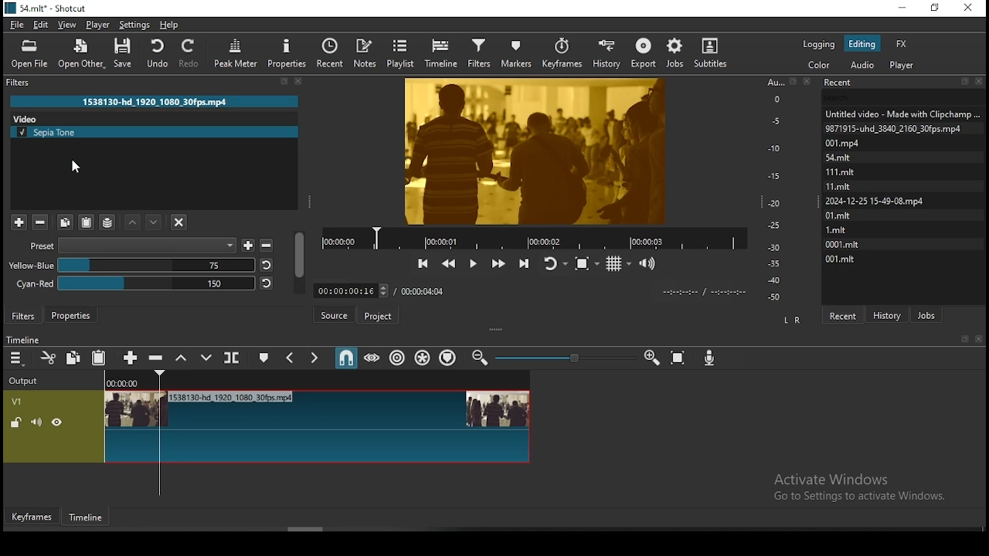 This screenshot has height=556, width=989. I want to click on scrub while dragging, so click(370, 358).